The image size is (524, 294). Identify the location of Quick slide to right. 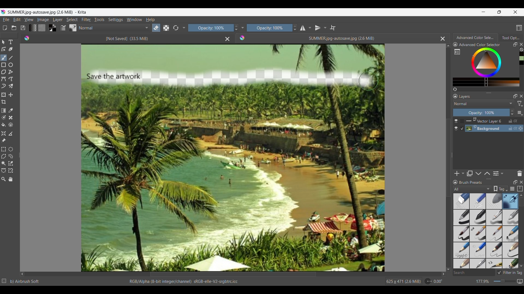
(443, 274).